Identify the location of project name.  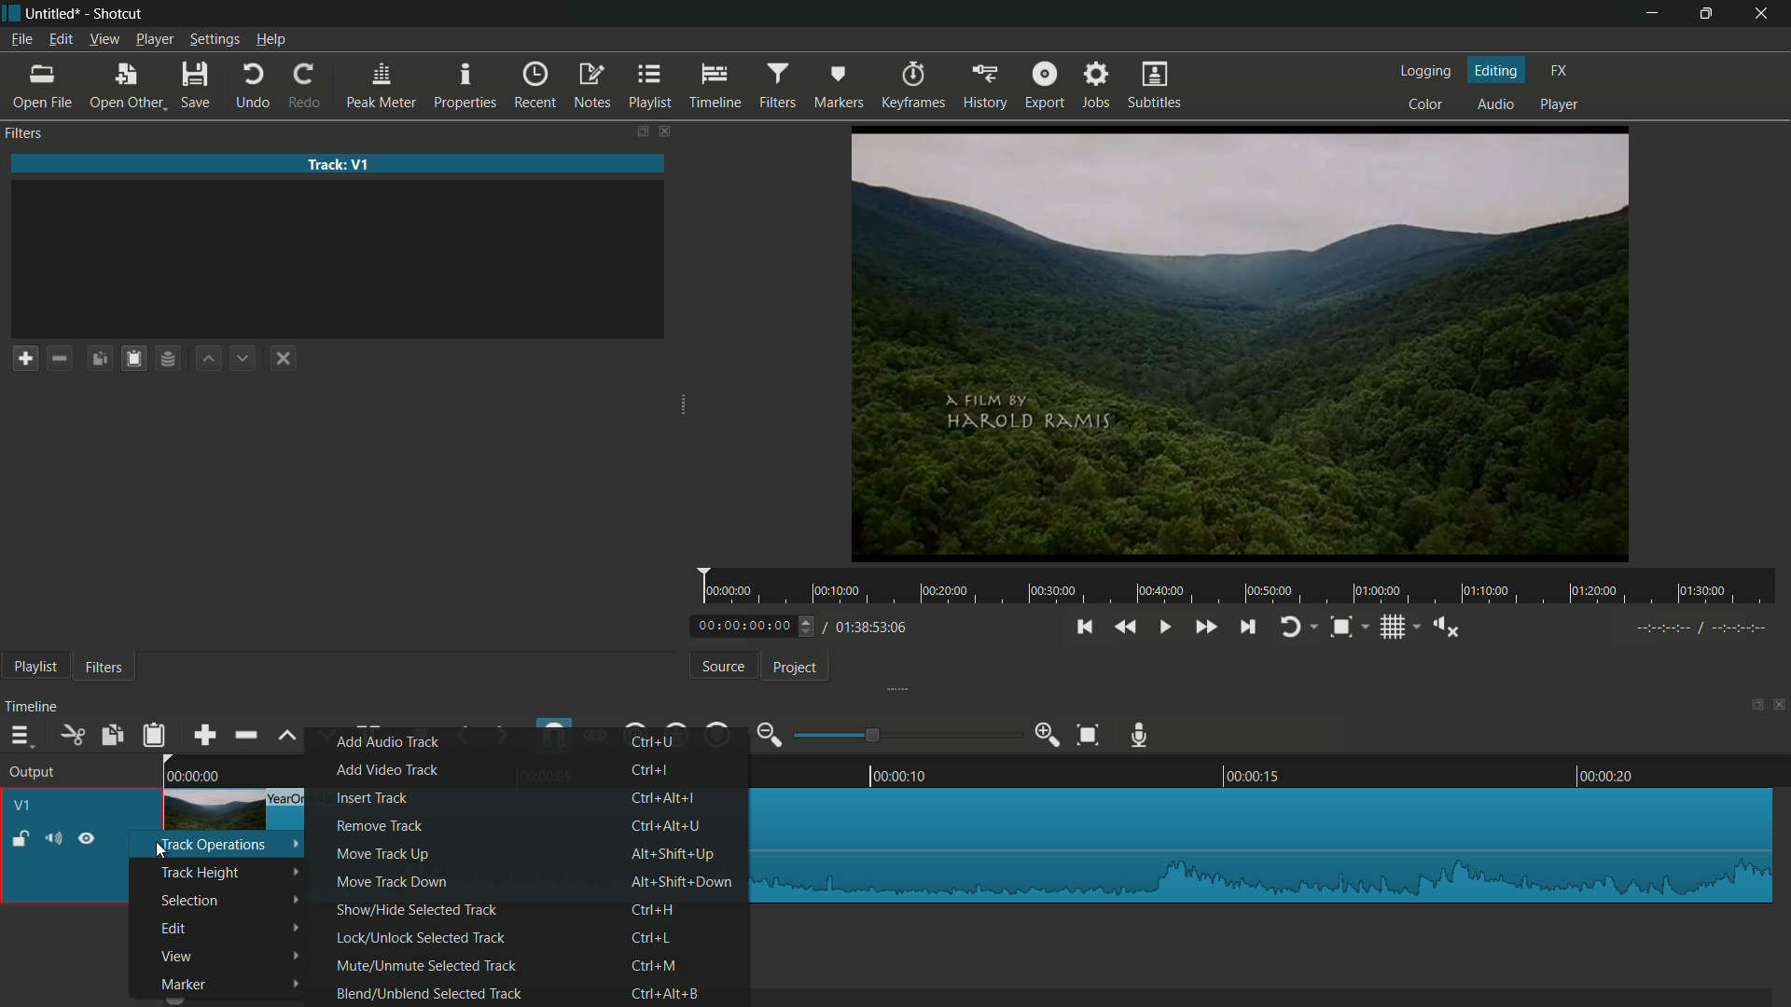
(53, 13).